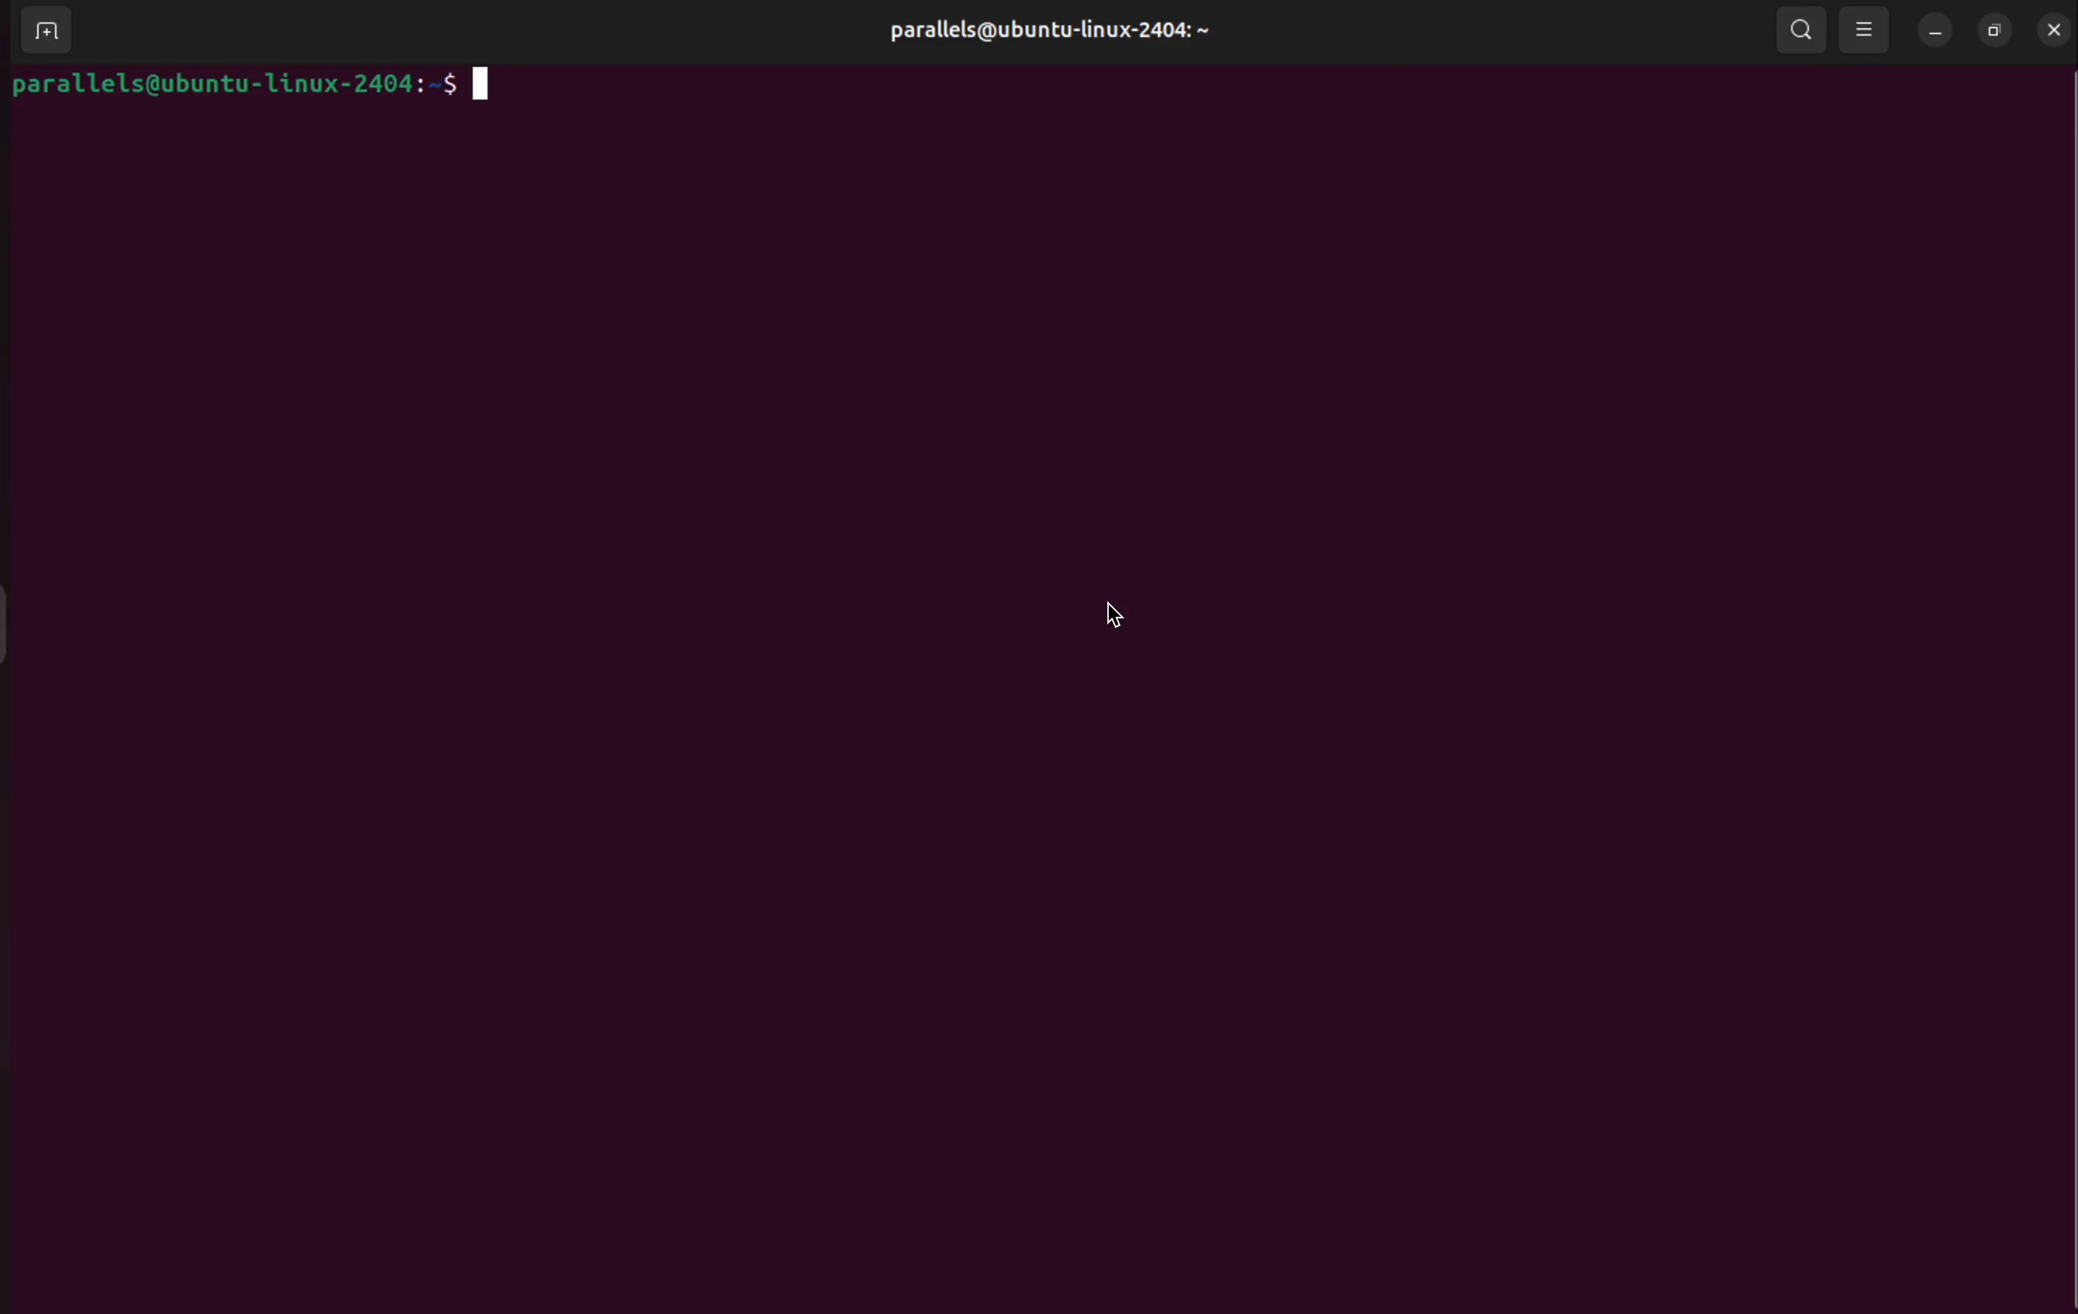 This screenshot has height=1314, width=2078. Describe the element at coordinates (1113, 615) in the screenshot. I see `cursor` at that location.